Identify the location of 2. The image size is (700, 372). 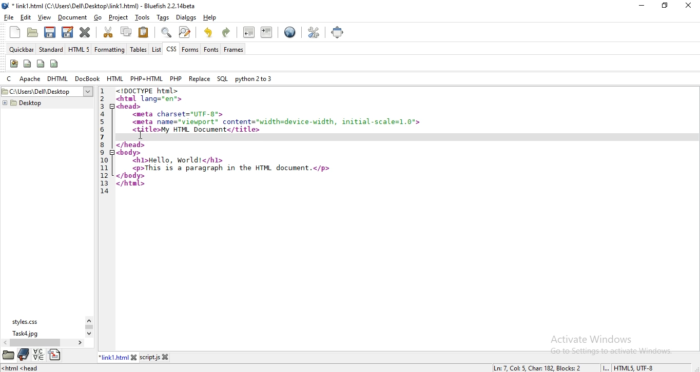
(102, 99).